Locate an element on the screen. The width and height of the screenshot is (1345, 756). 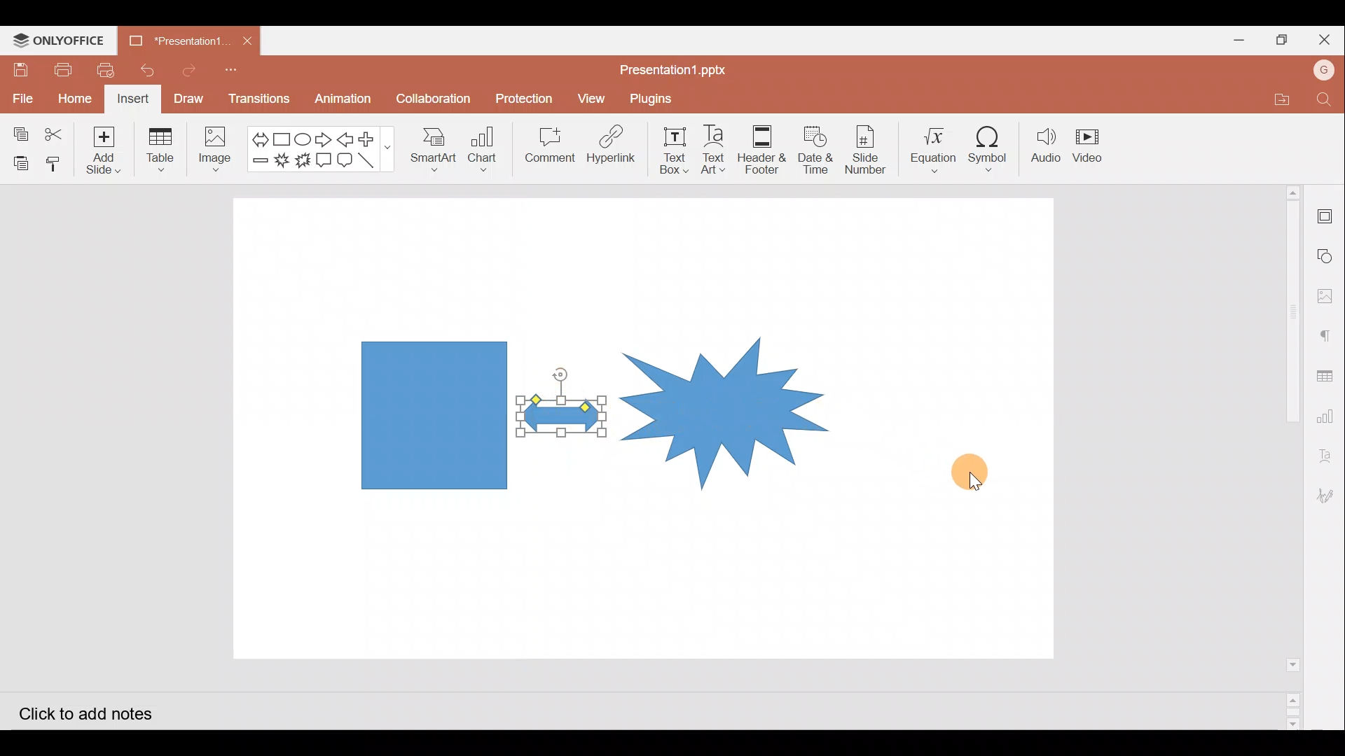
Print file is located at coordinates (60, 69).